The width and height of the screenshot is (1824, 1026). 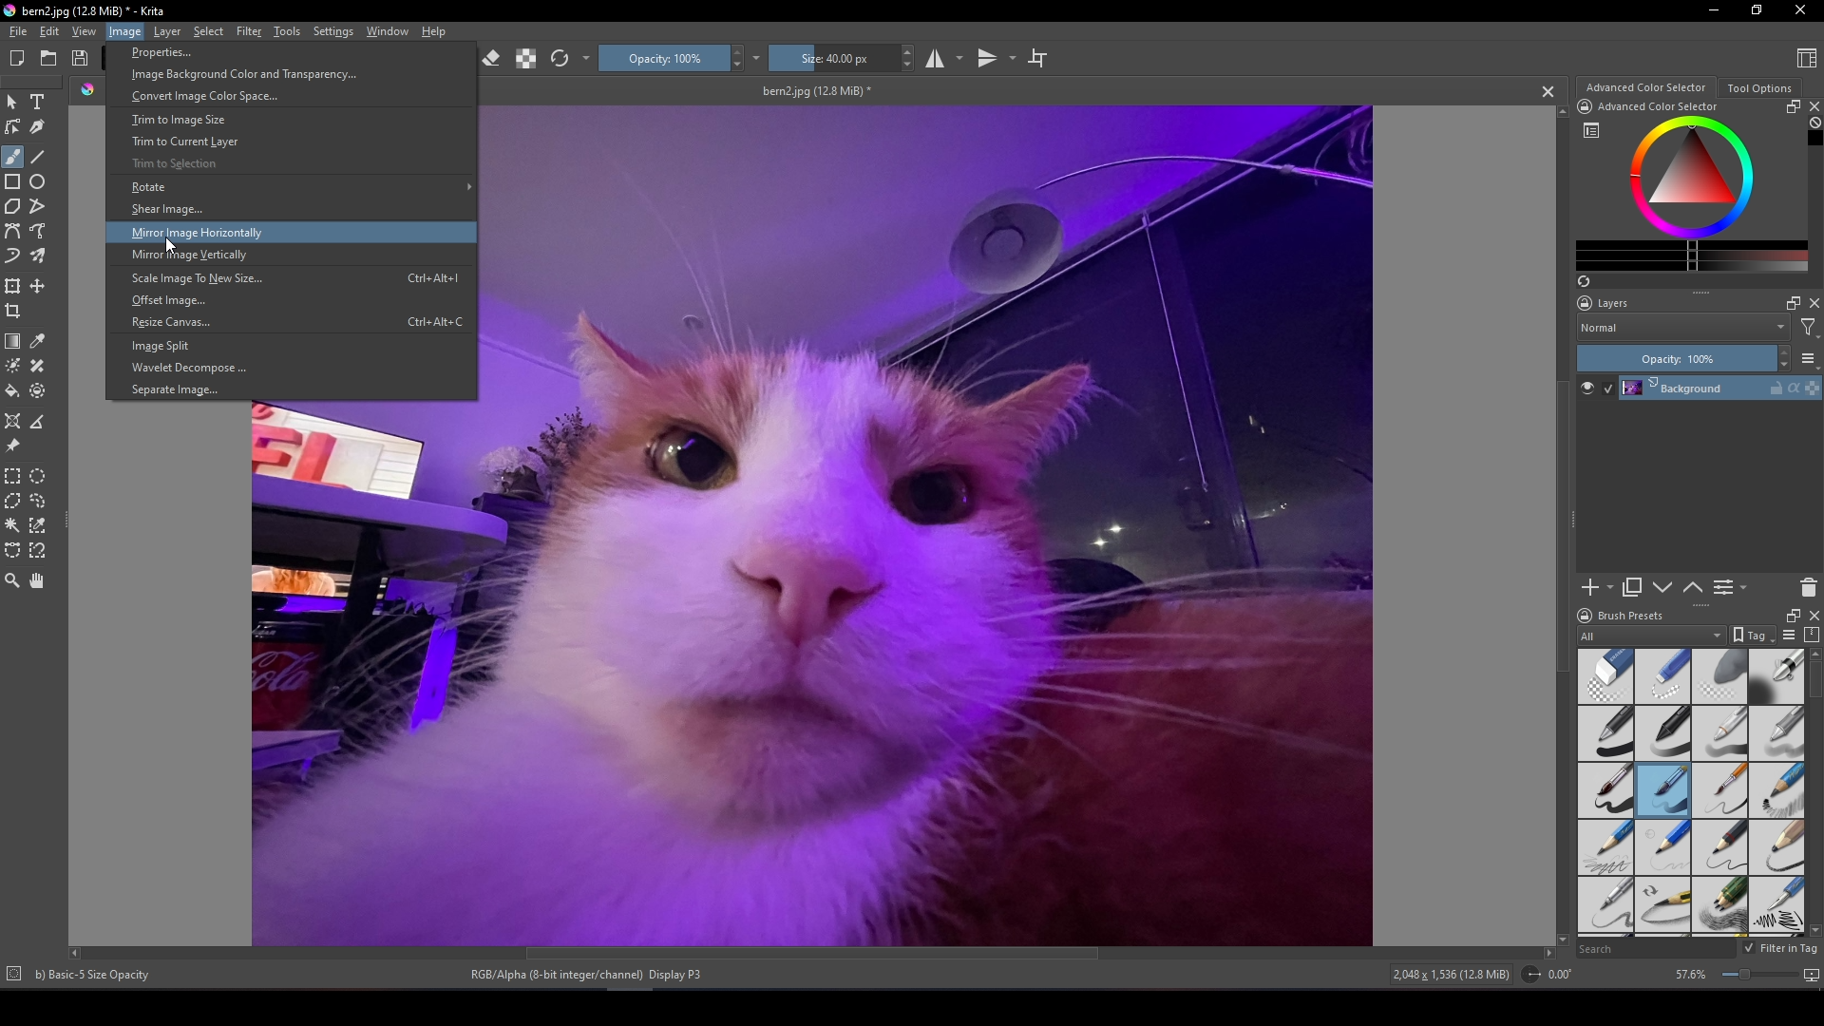 What do you see at coordinates (12, 550) in the screenshot?
I see `Bezier curve selection tool` at bounding box center [12, 550].